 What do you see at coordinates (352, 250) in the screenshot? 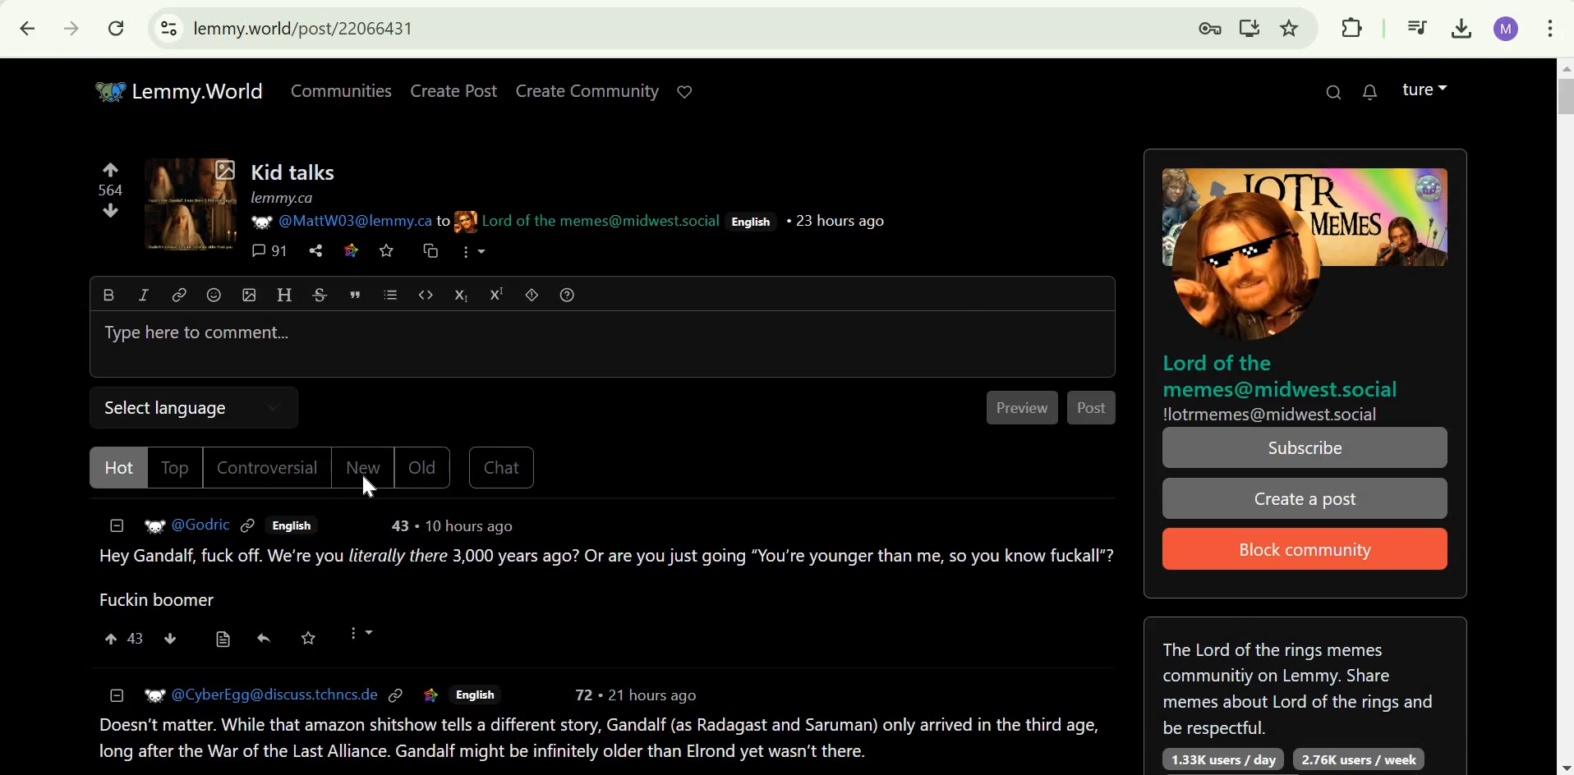
I see `link` at bounding box center [352, 250].